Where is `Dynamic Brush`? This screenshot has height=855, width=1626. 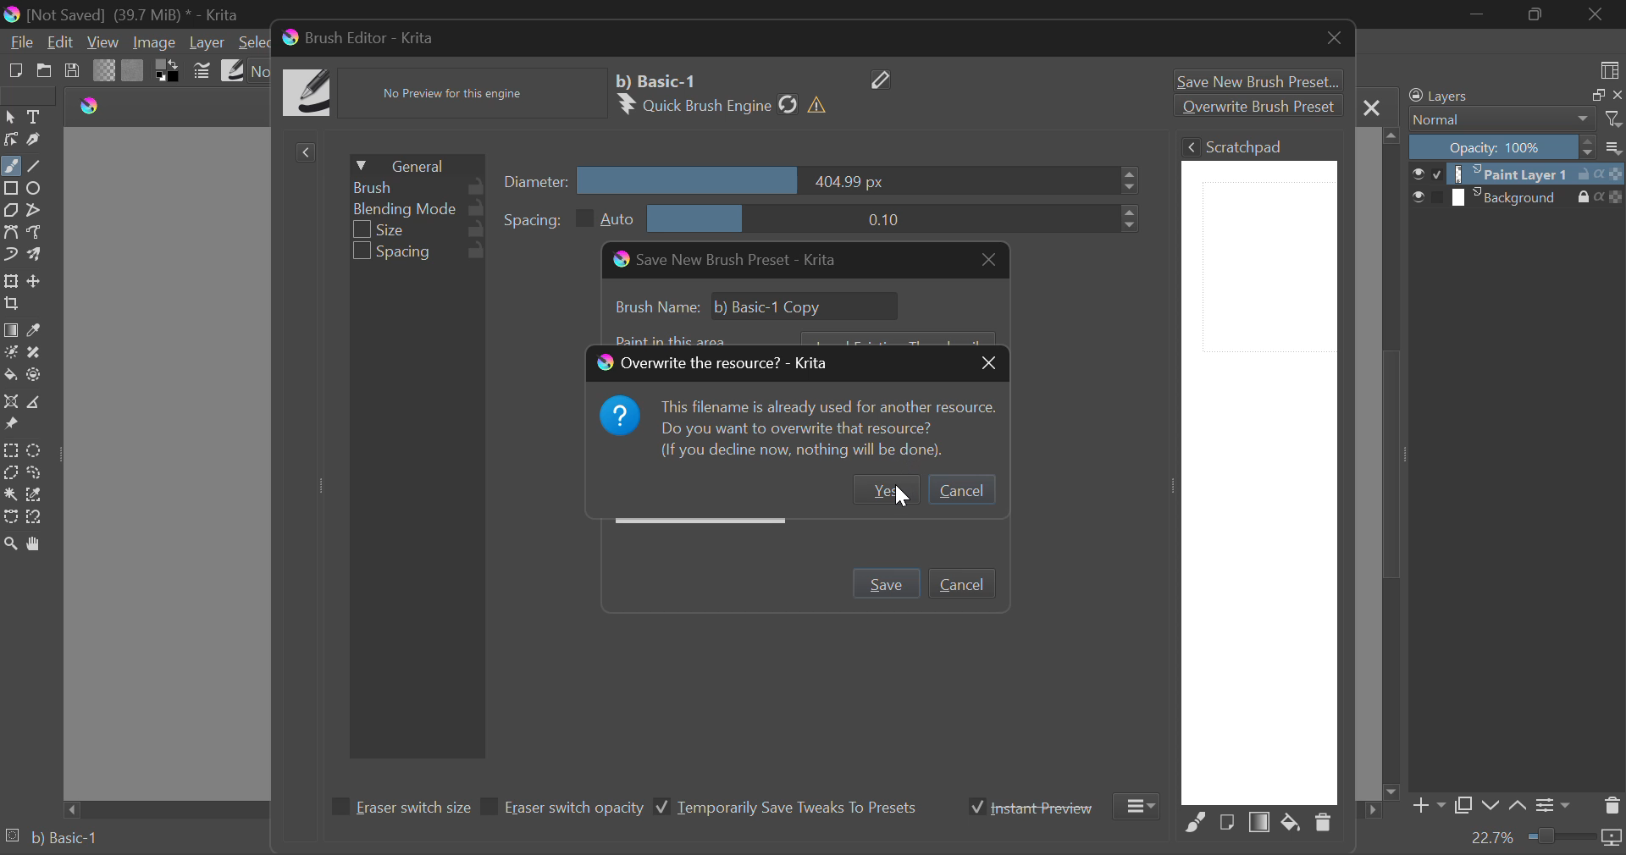 Dynamic Brush is located at coordinates (10, 255).